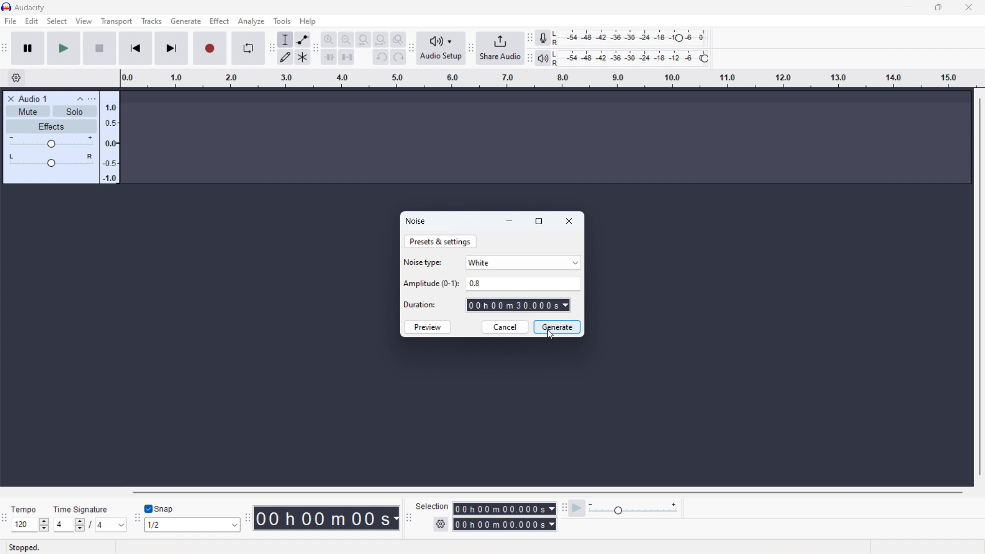 The height and width of the screenshot is (554, 985). What do you see at coordinates (424, 262) in the screenshot?
I see `noise type` at bounding box center [424, 262].